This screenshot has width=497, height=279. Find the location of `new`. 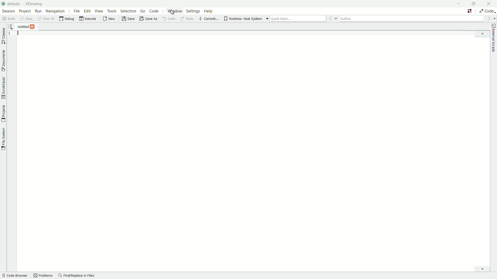

new is located at coordinates (109, 19).